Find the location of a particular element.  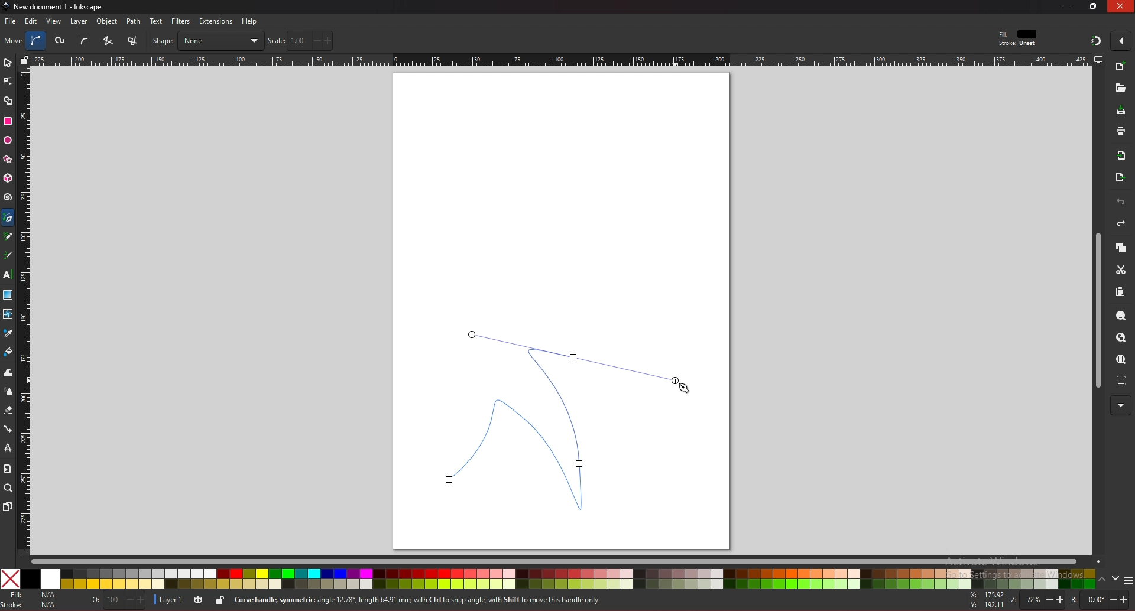

opacity is located at coordinates (120, 601).